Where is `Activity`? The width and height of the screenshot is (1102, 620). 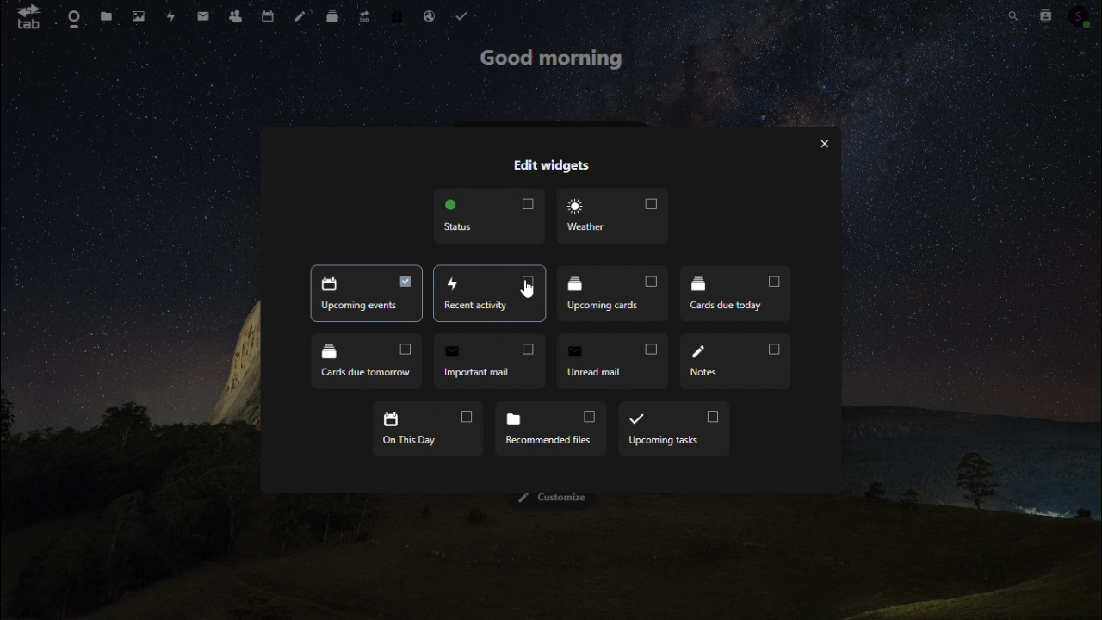
Activity is located at coordinates (170, 17).